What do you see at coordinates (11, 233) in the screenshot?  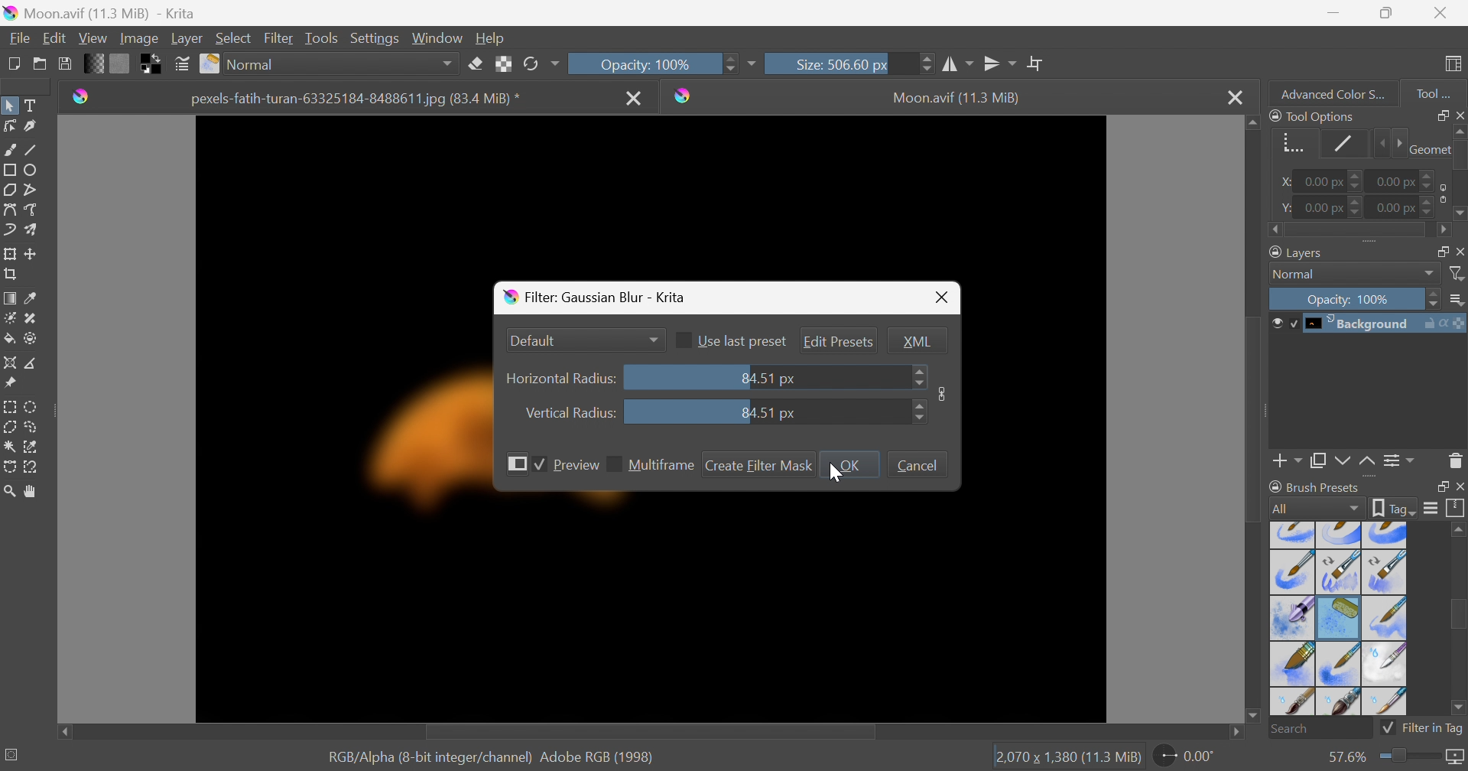 I see `Dynamic brush tool` at bounding box center [11, 233].